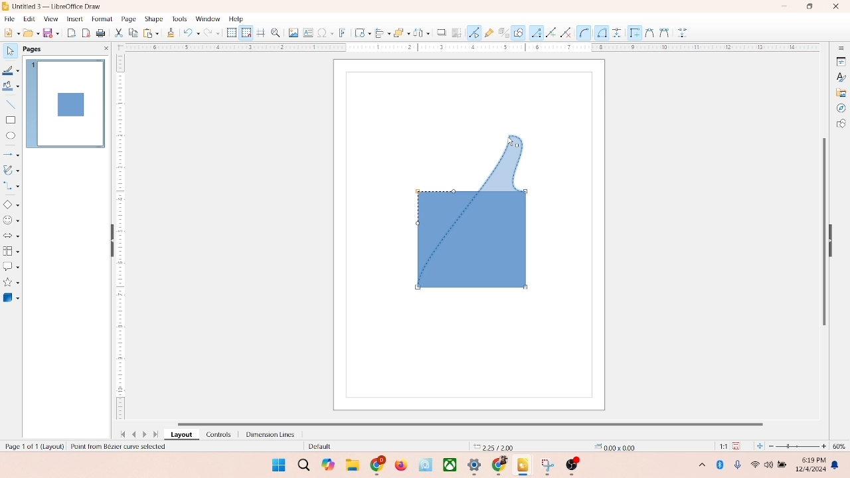  Describe the element at coordinates (809, 463) in the screenshot. I see `time and date` at that location.